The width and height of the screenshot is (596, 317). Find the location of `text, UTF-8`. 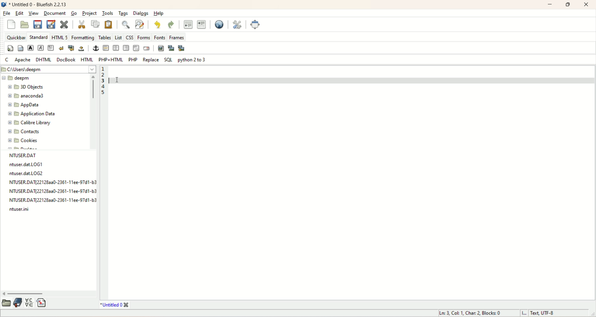

text, UTF-8 is located at coordinates (547, 313).